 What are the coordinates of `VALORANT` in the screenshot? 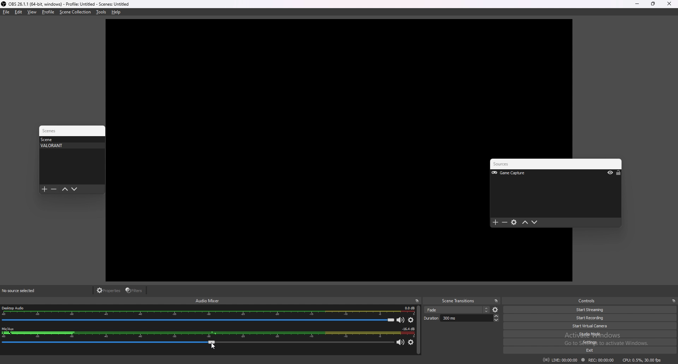 It's located at (70, 146).